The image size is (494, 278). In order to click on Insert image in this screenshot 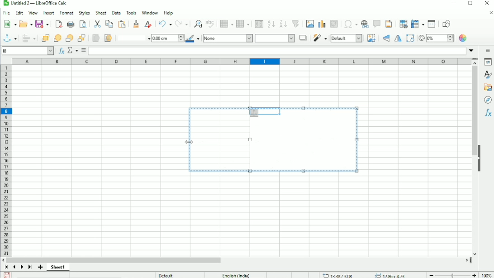, I will do `click(309, 24)`.